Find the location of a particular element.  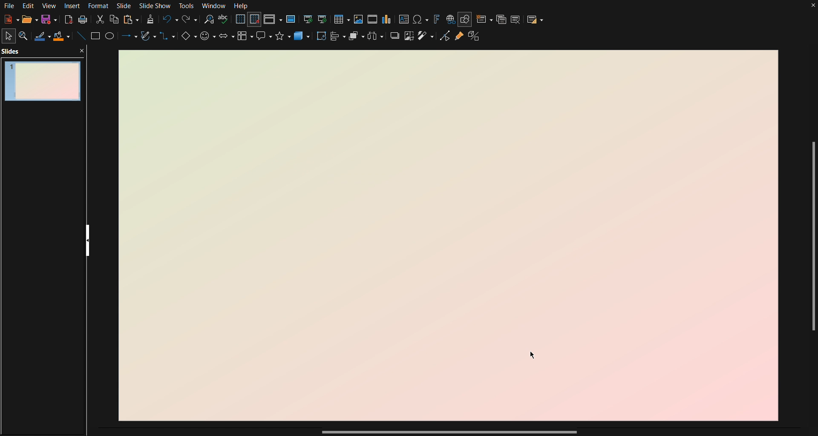

Extrude is located at coordinates (477, 39).